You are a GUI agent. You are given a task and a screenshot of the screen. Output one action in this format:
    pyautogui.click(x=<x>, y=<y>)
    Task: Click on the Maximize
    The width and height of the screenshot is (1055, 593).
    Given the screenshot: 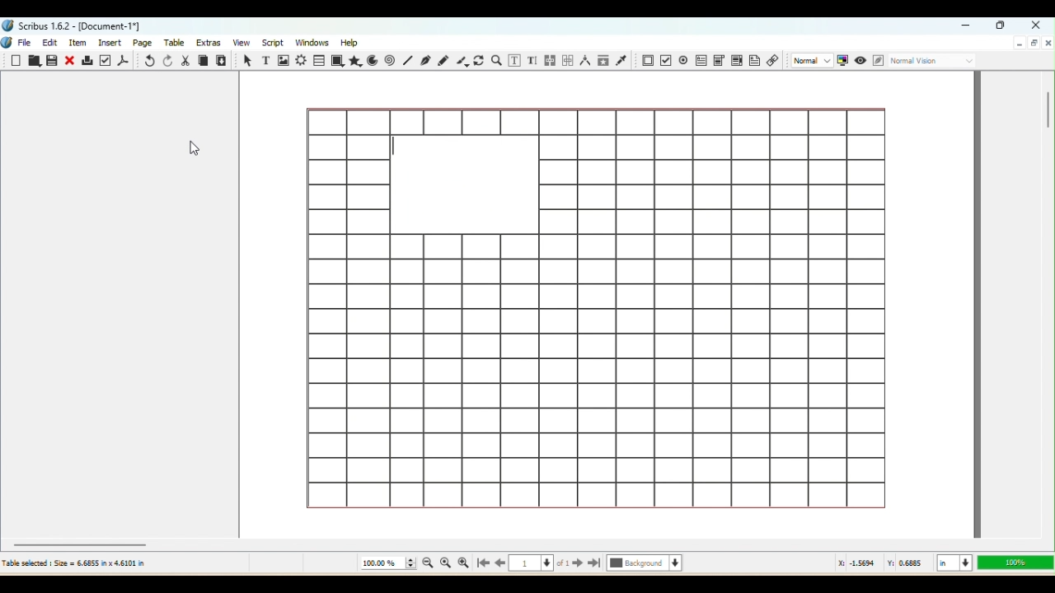 What is the action you would take?
    pyautogui.click(x=1002, y=26)
    